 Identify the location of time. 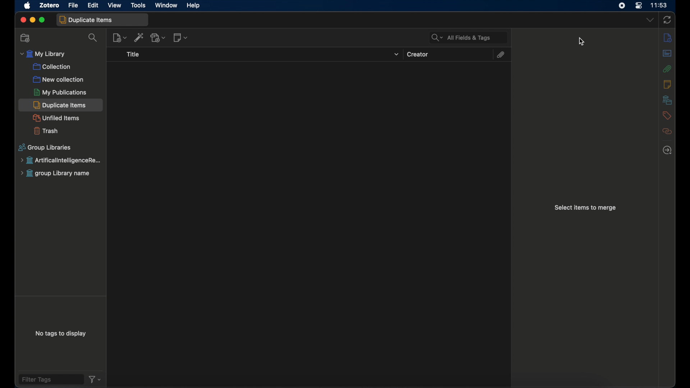
(660, 5).